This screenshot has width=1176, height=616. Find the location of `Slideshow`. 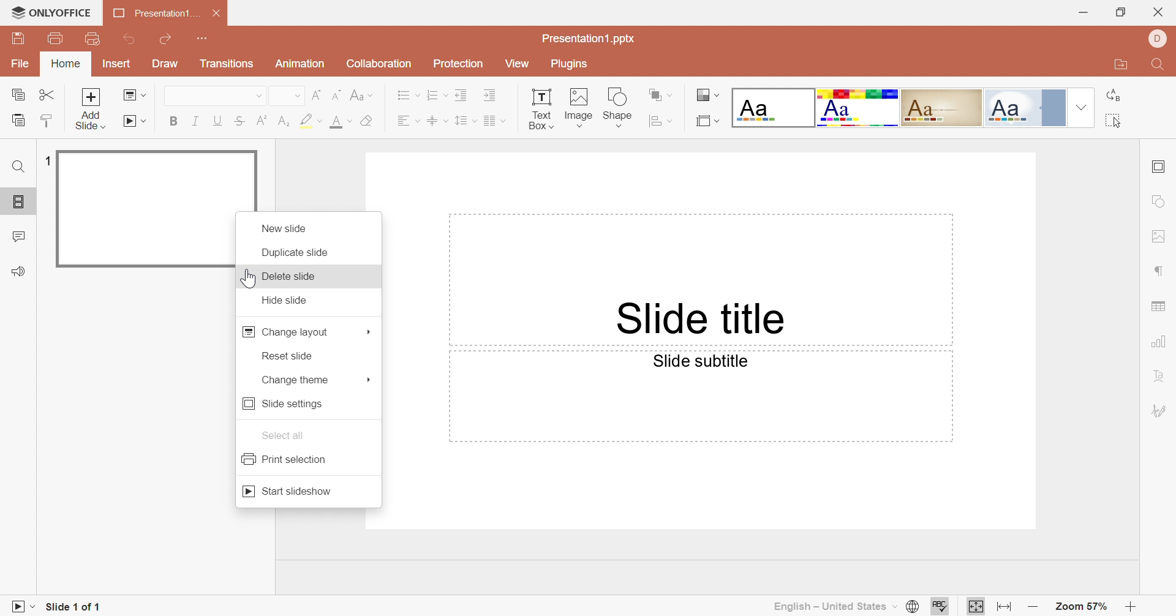

Slideshow is located at coordinates (14, 606).